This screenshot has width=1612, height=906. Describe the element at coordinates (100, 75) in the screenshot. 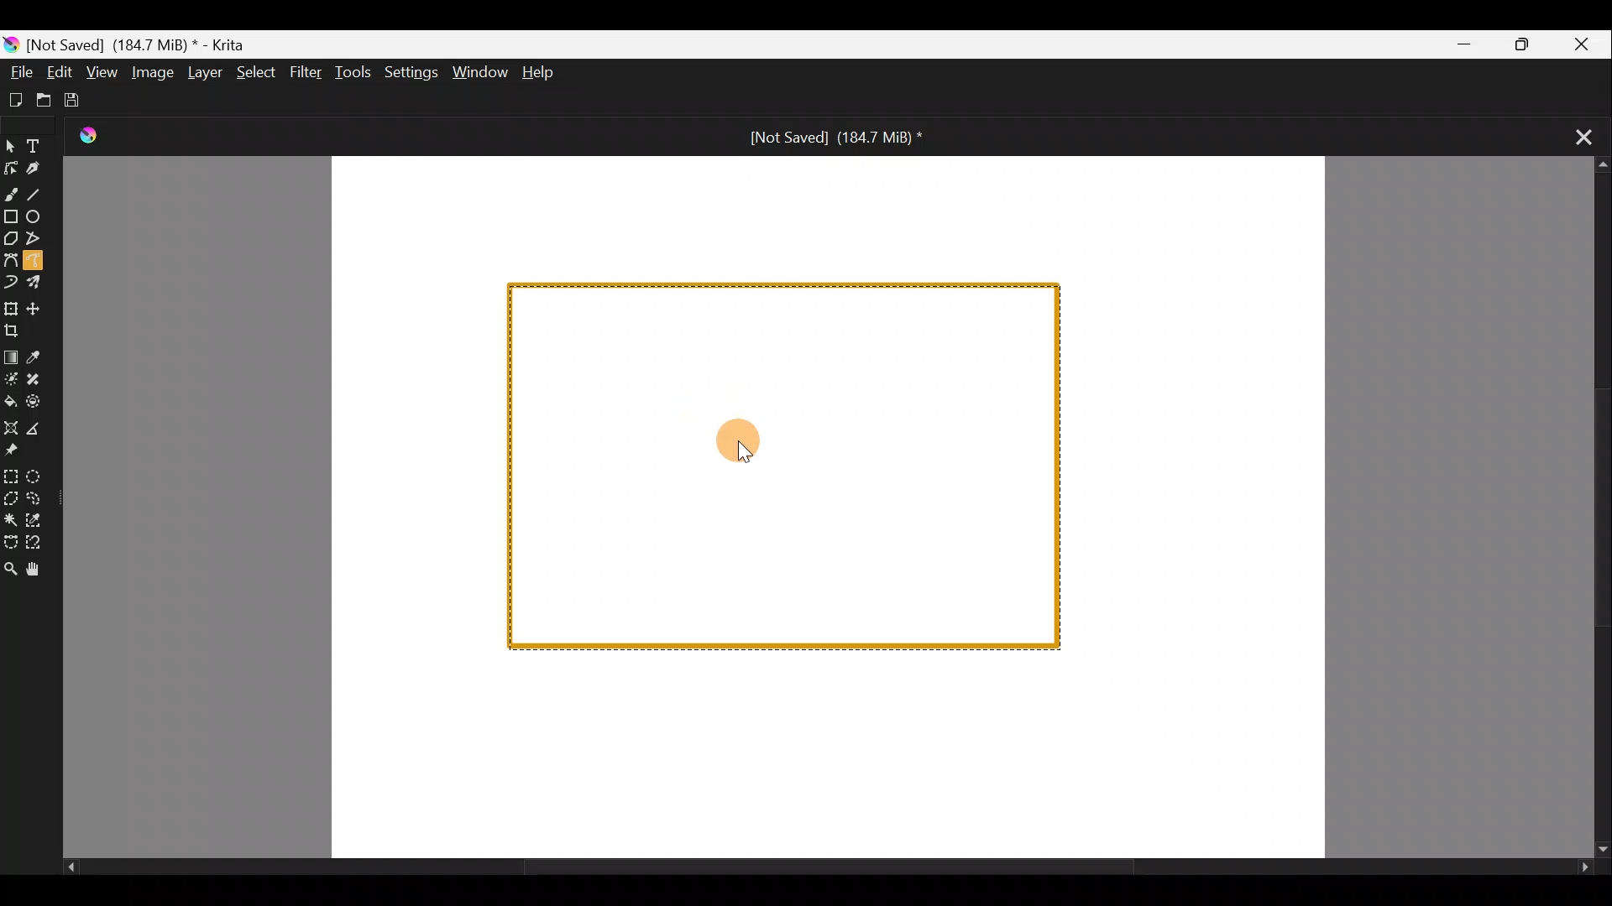

I see `View` at that location.